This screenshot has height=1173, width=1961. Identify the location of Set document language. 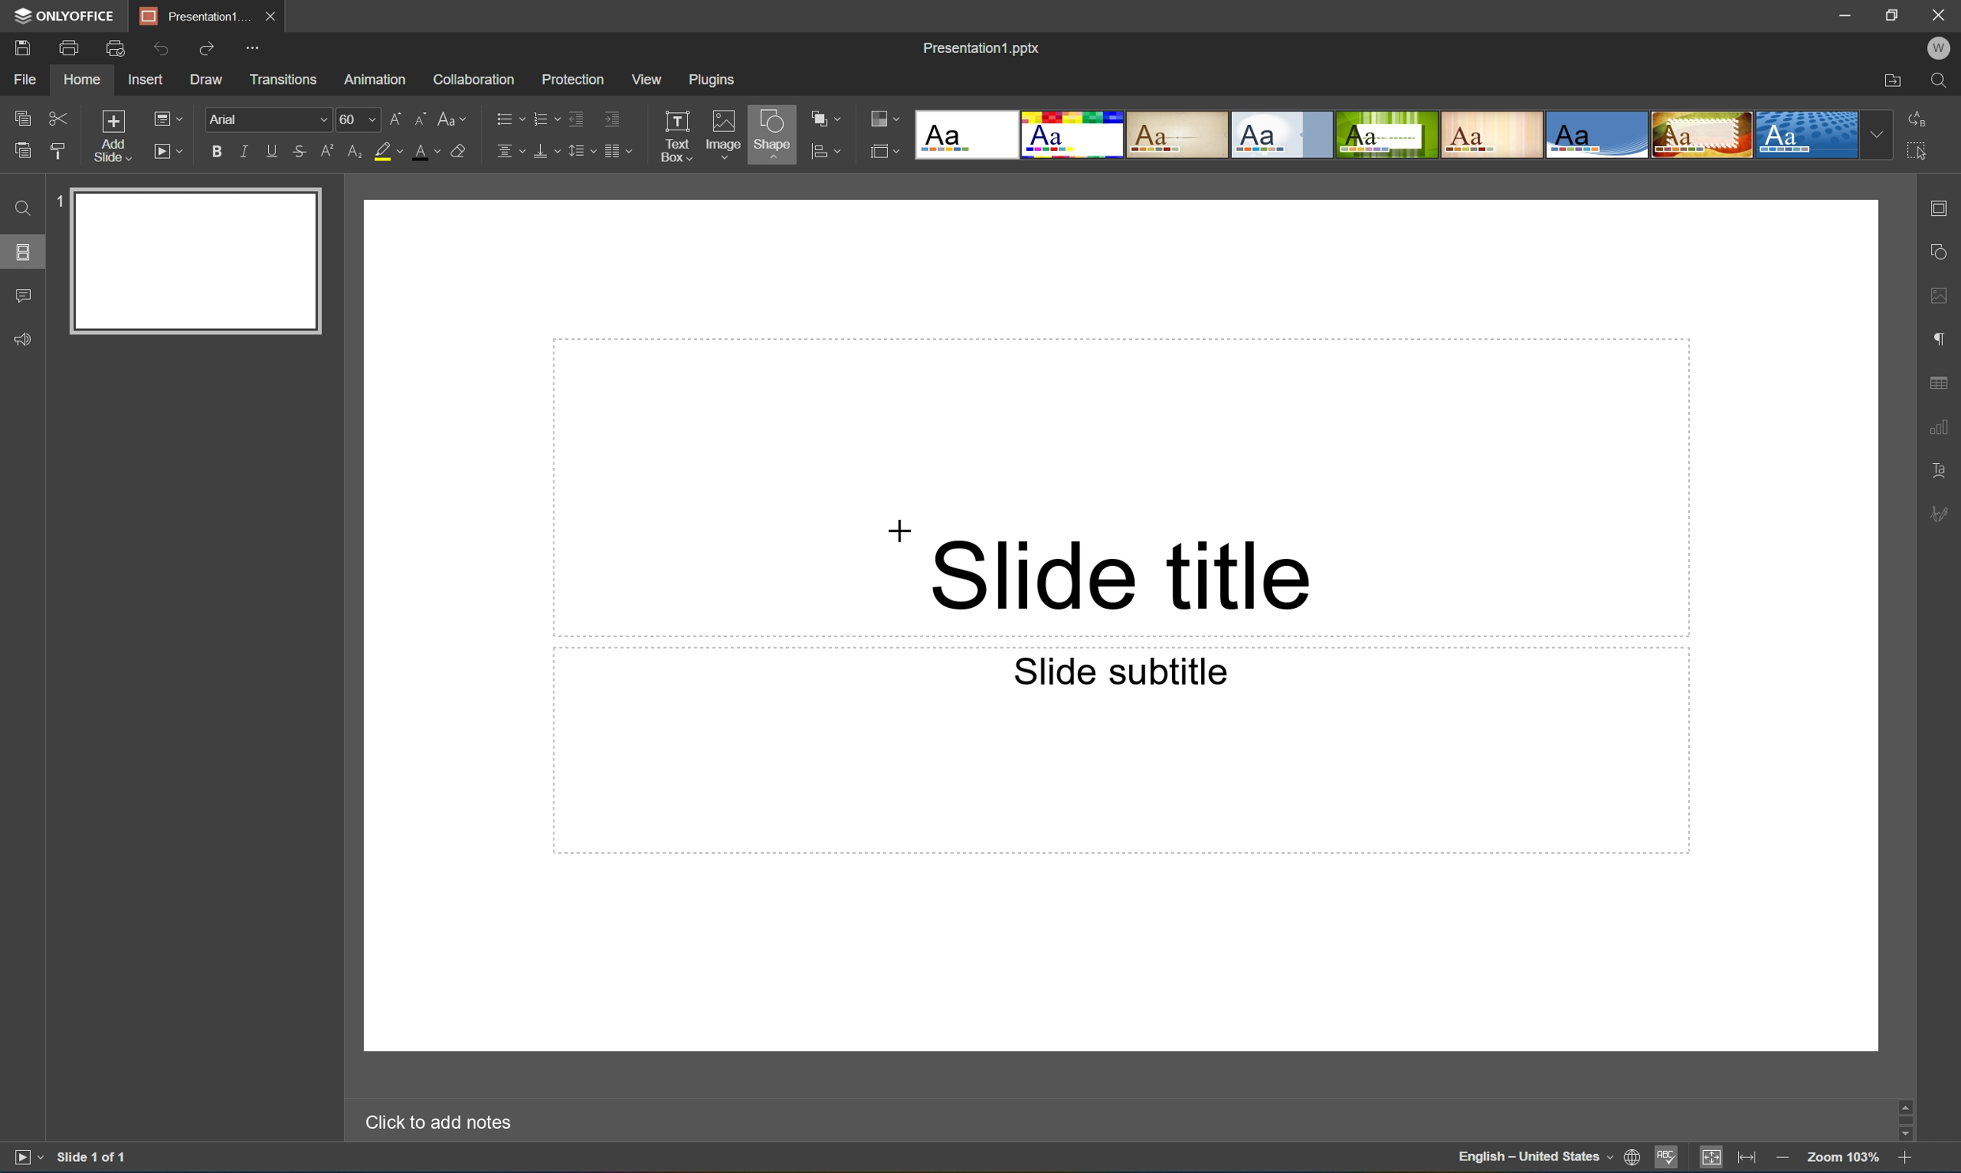
(1631, 1159).